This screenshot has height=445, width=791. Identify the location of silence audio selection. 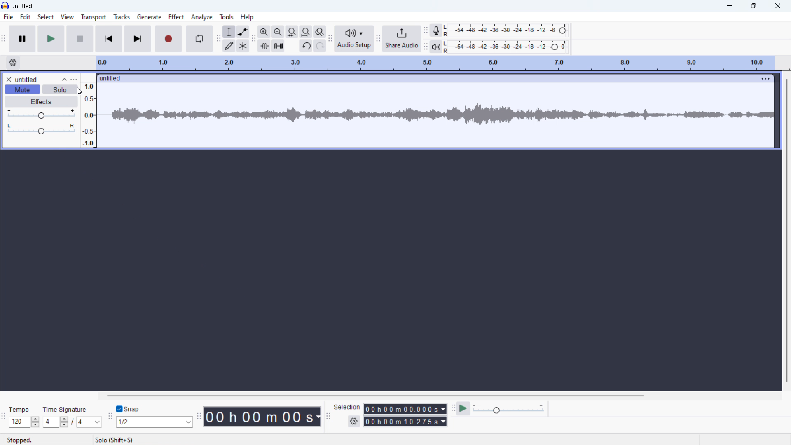
(278, 46).